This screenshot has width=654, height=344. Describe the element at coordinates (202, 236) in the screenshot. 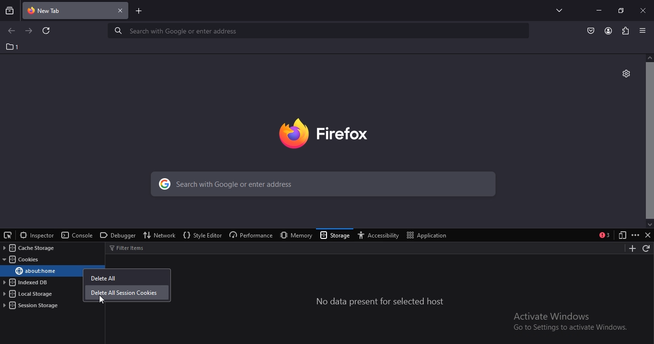

I see `style editor` at that location.